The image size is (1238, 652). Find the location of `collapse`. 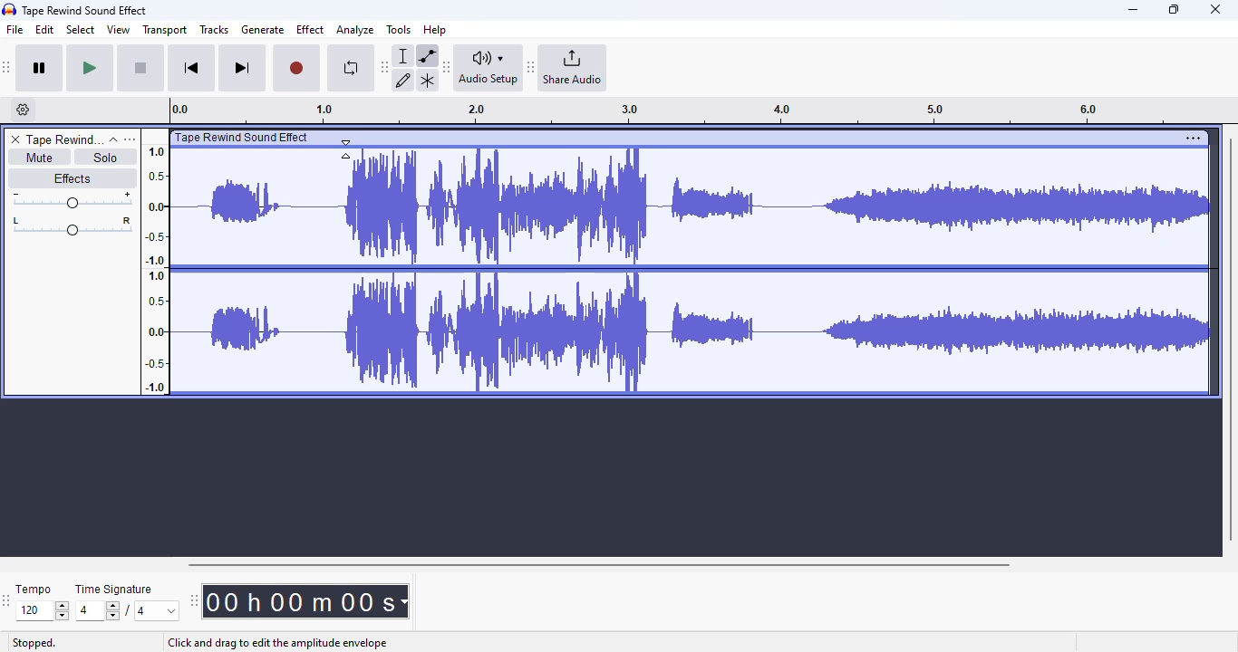

collapse is located at coordinates (113, 139).